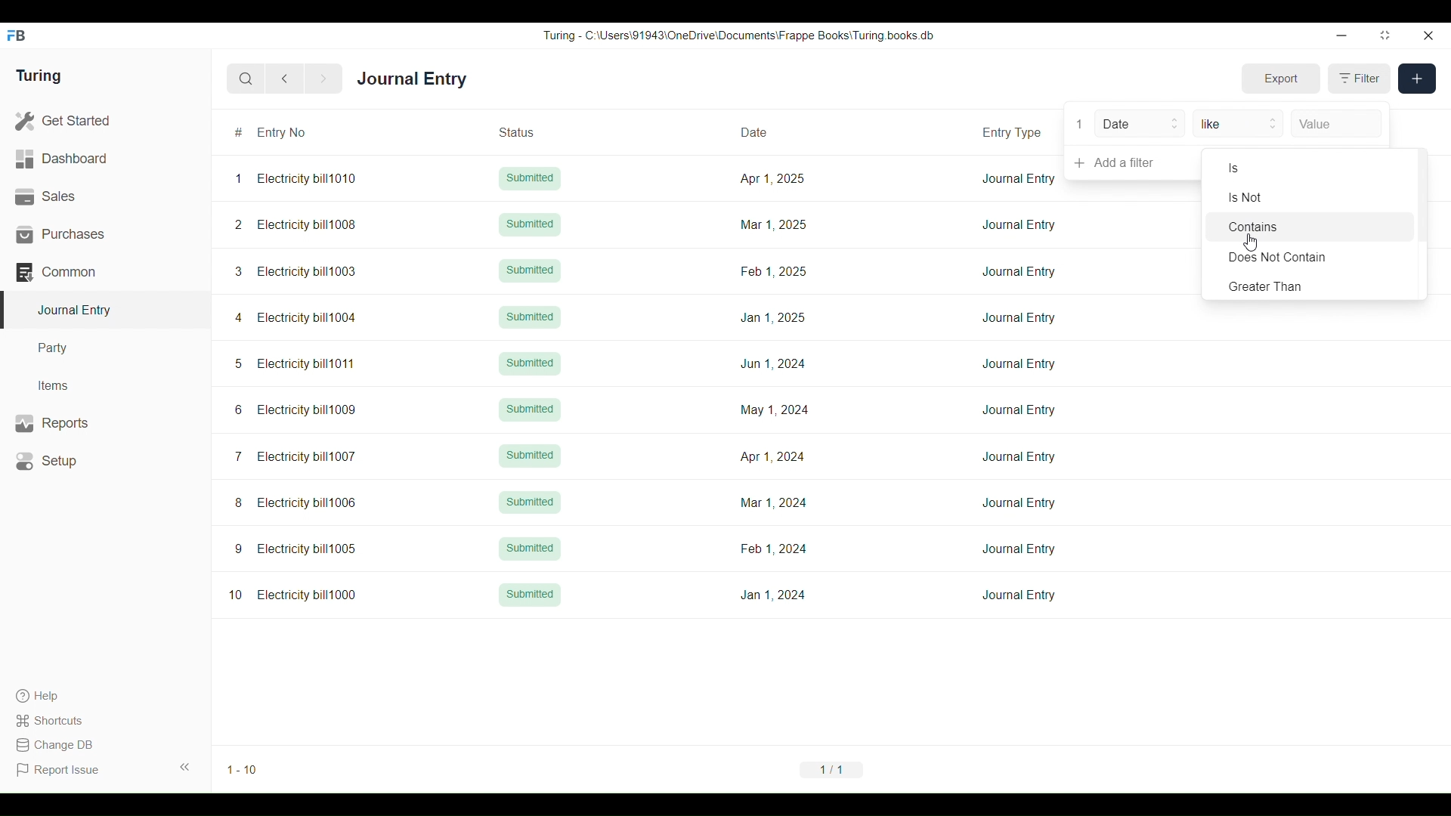 The width and height of the screenshot is (1451, 816). What do you see at coordinates (107, 423) in the screenshot?
I see `Reports` at bounding box center [107, 423].